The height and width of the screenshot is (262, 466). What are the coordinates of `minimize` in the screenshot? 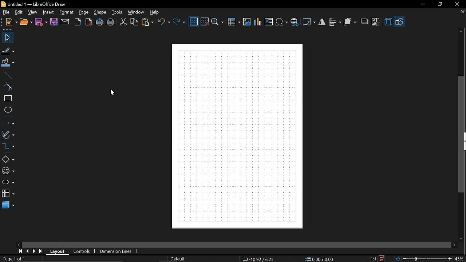 It's located at (422, 4).